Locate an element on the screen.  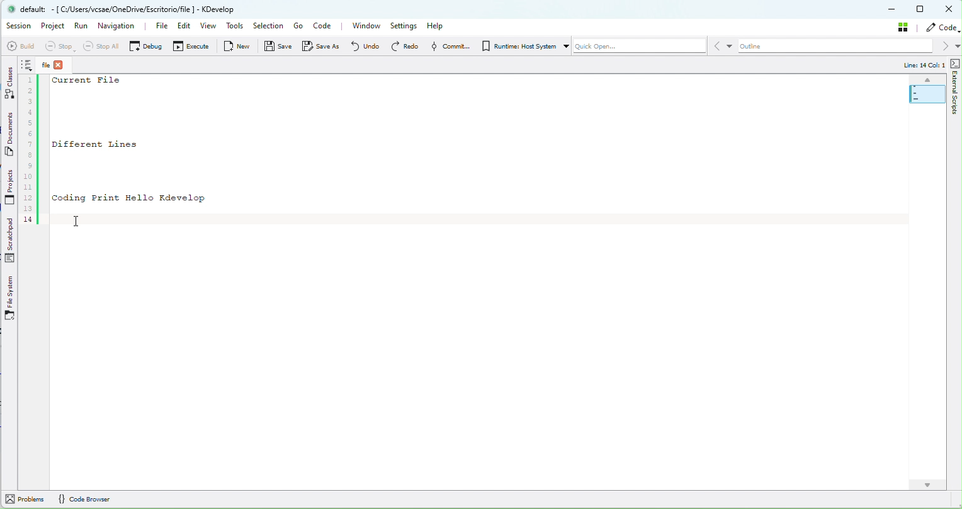
External Scripts Toggle is located at coordinates (956, 63).